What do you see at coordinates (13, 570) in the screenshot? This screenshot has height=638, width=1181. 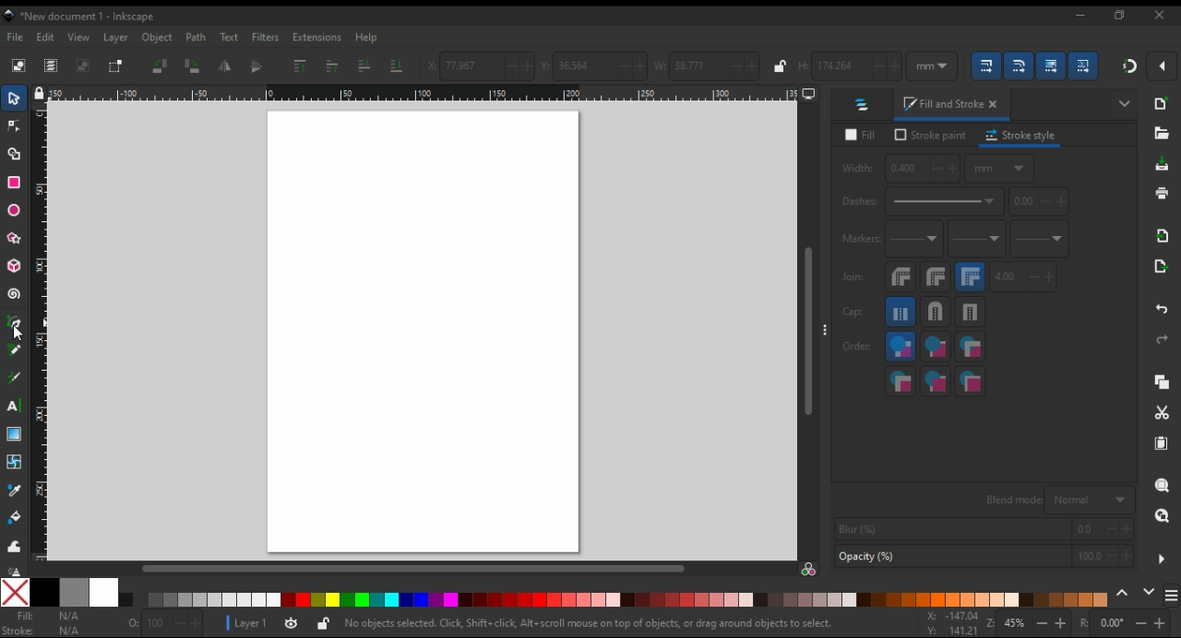 I see `spray tool` at bounding box center [13, 570].